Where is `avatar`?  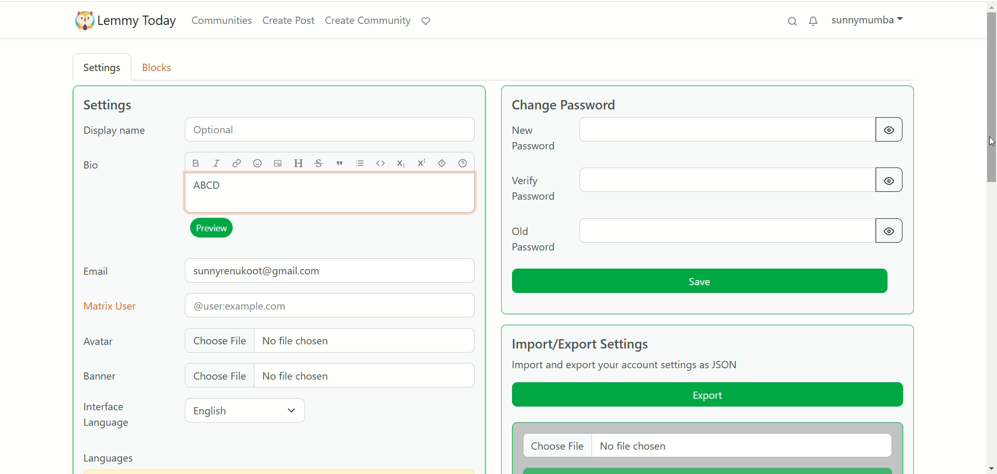 avatar is located at coordinates (101, 341).